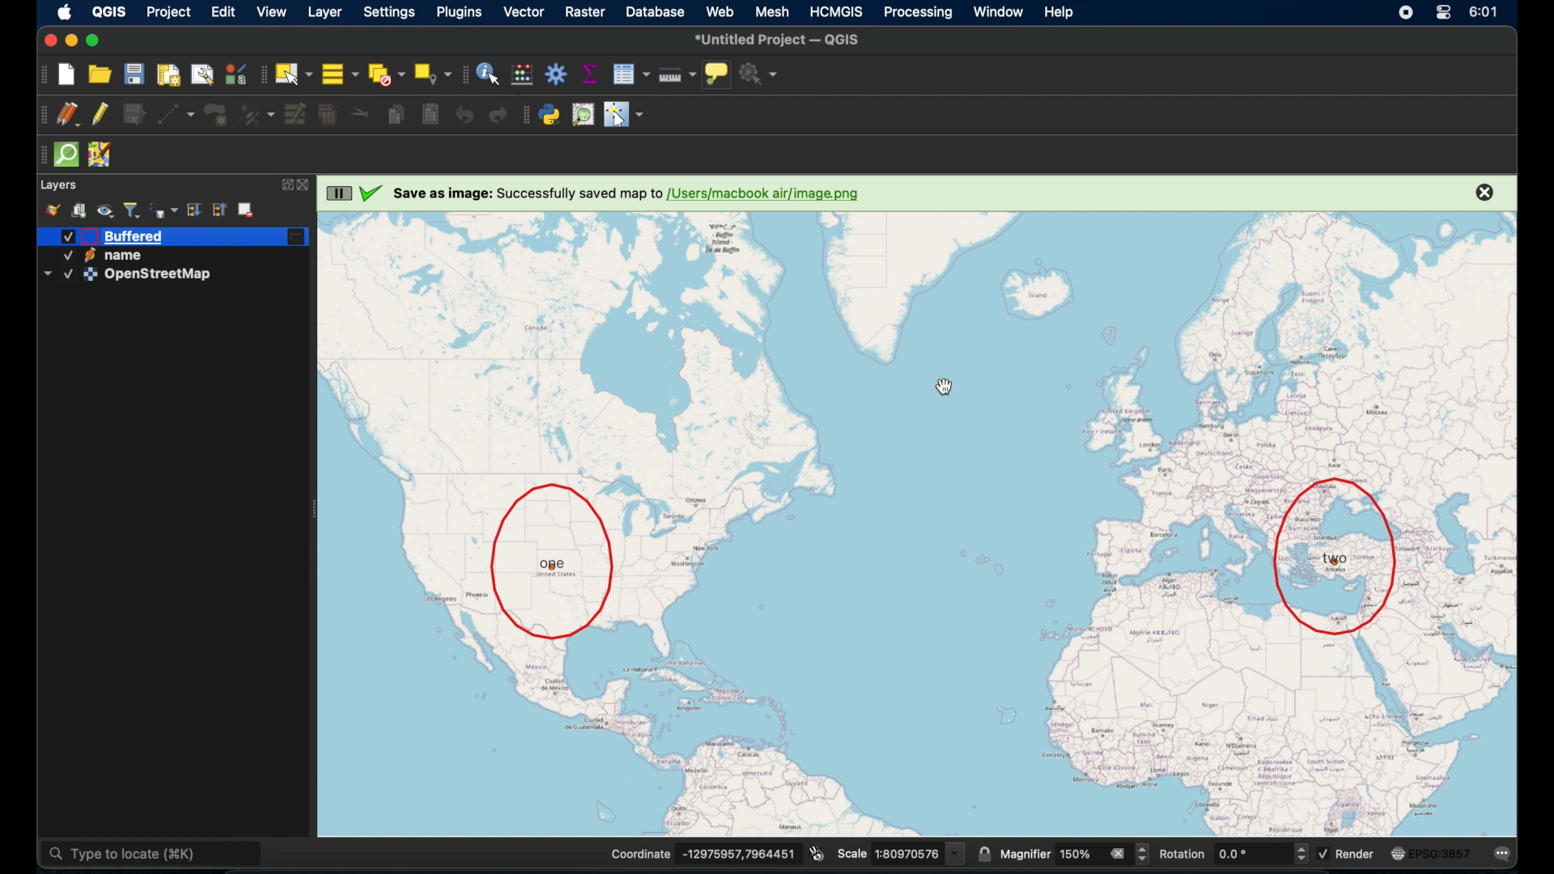 The height and width of the screenshot is (874, 1554). Describe the element at coordinates (164, 208) in the screenshot. I see `filter legend by expression` at that location.